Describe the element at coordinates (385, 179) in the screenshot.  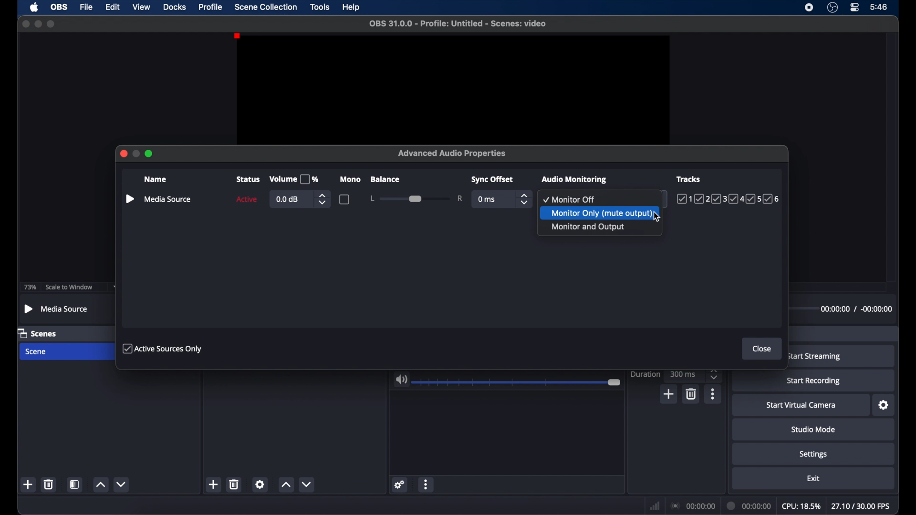
I see `balance` at that location.